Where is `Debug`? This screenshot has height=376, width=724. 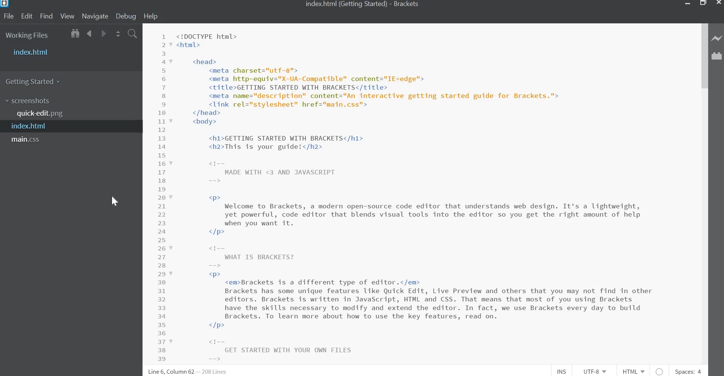 Debug is located at coordinates (127, 16).